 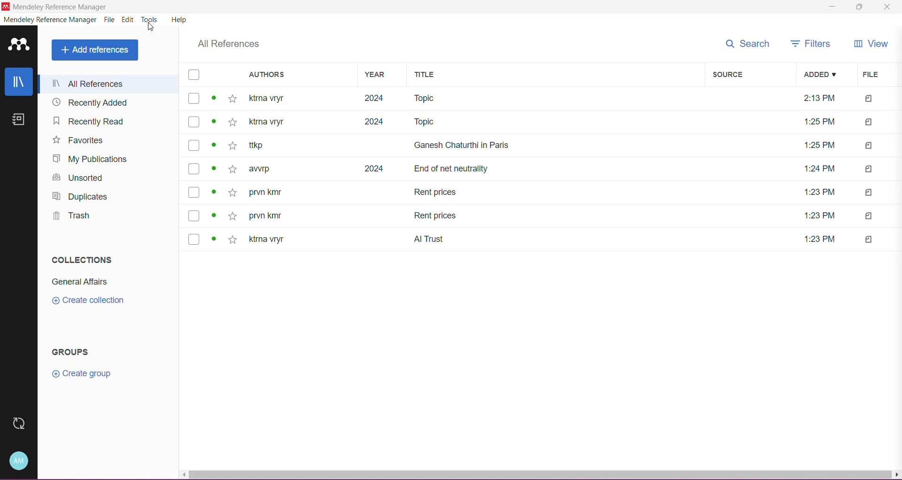 I want to click on All References, so click(x=105, y=85).